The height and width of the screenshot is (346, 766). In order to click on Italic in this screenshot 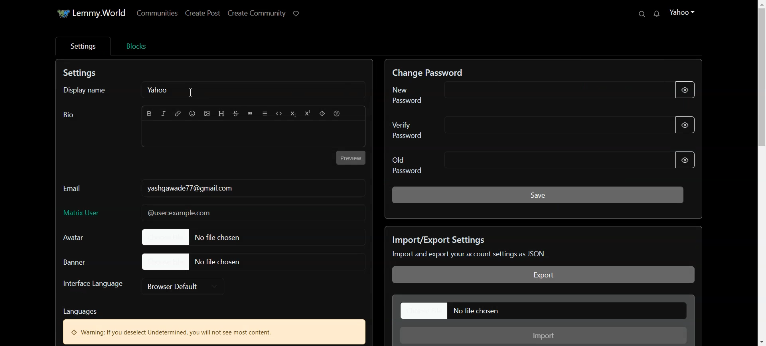, I will do `click(164, 114)`.